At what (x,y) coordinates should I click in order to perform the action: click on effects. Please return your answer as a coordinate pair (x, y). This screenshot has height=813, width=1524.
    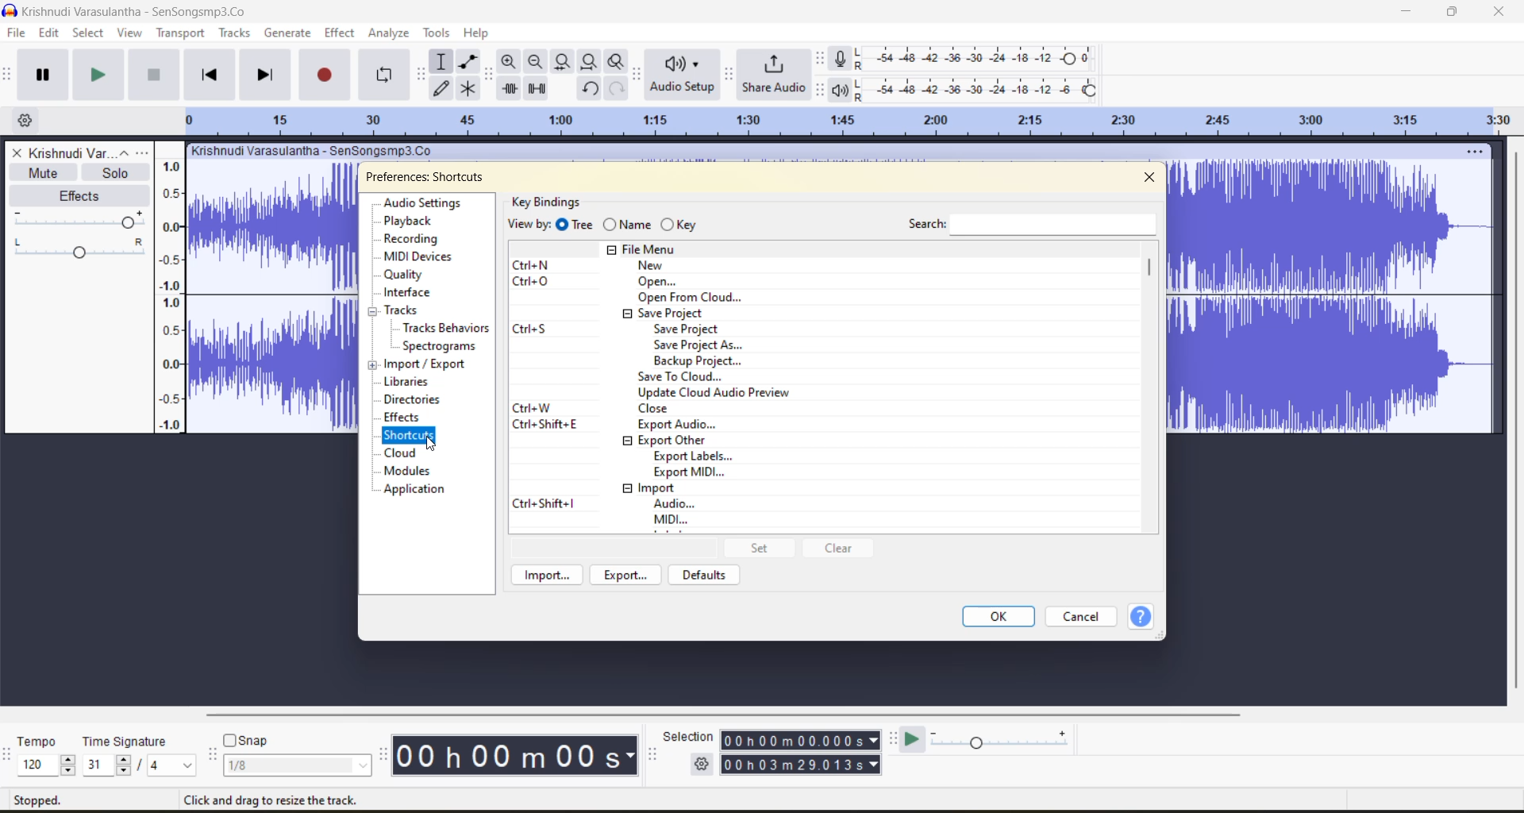
    Looking at the image, I should click on (83, 195).